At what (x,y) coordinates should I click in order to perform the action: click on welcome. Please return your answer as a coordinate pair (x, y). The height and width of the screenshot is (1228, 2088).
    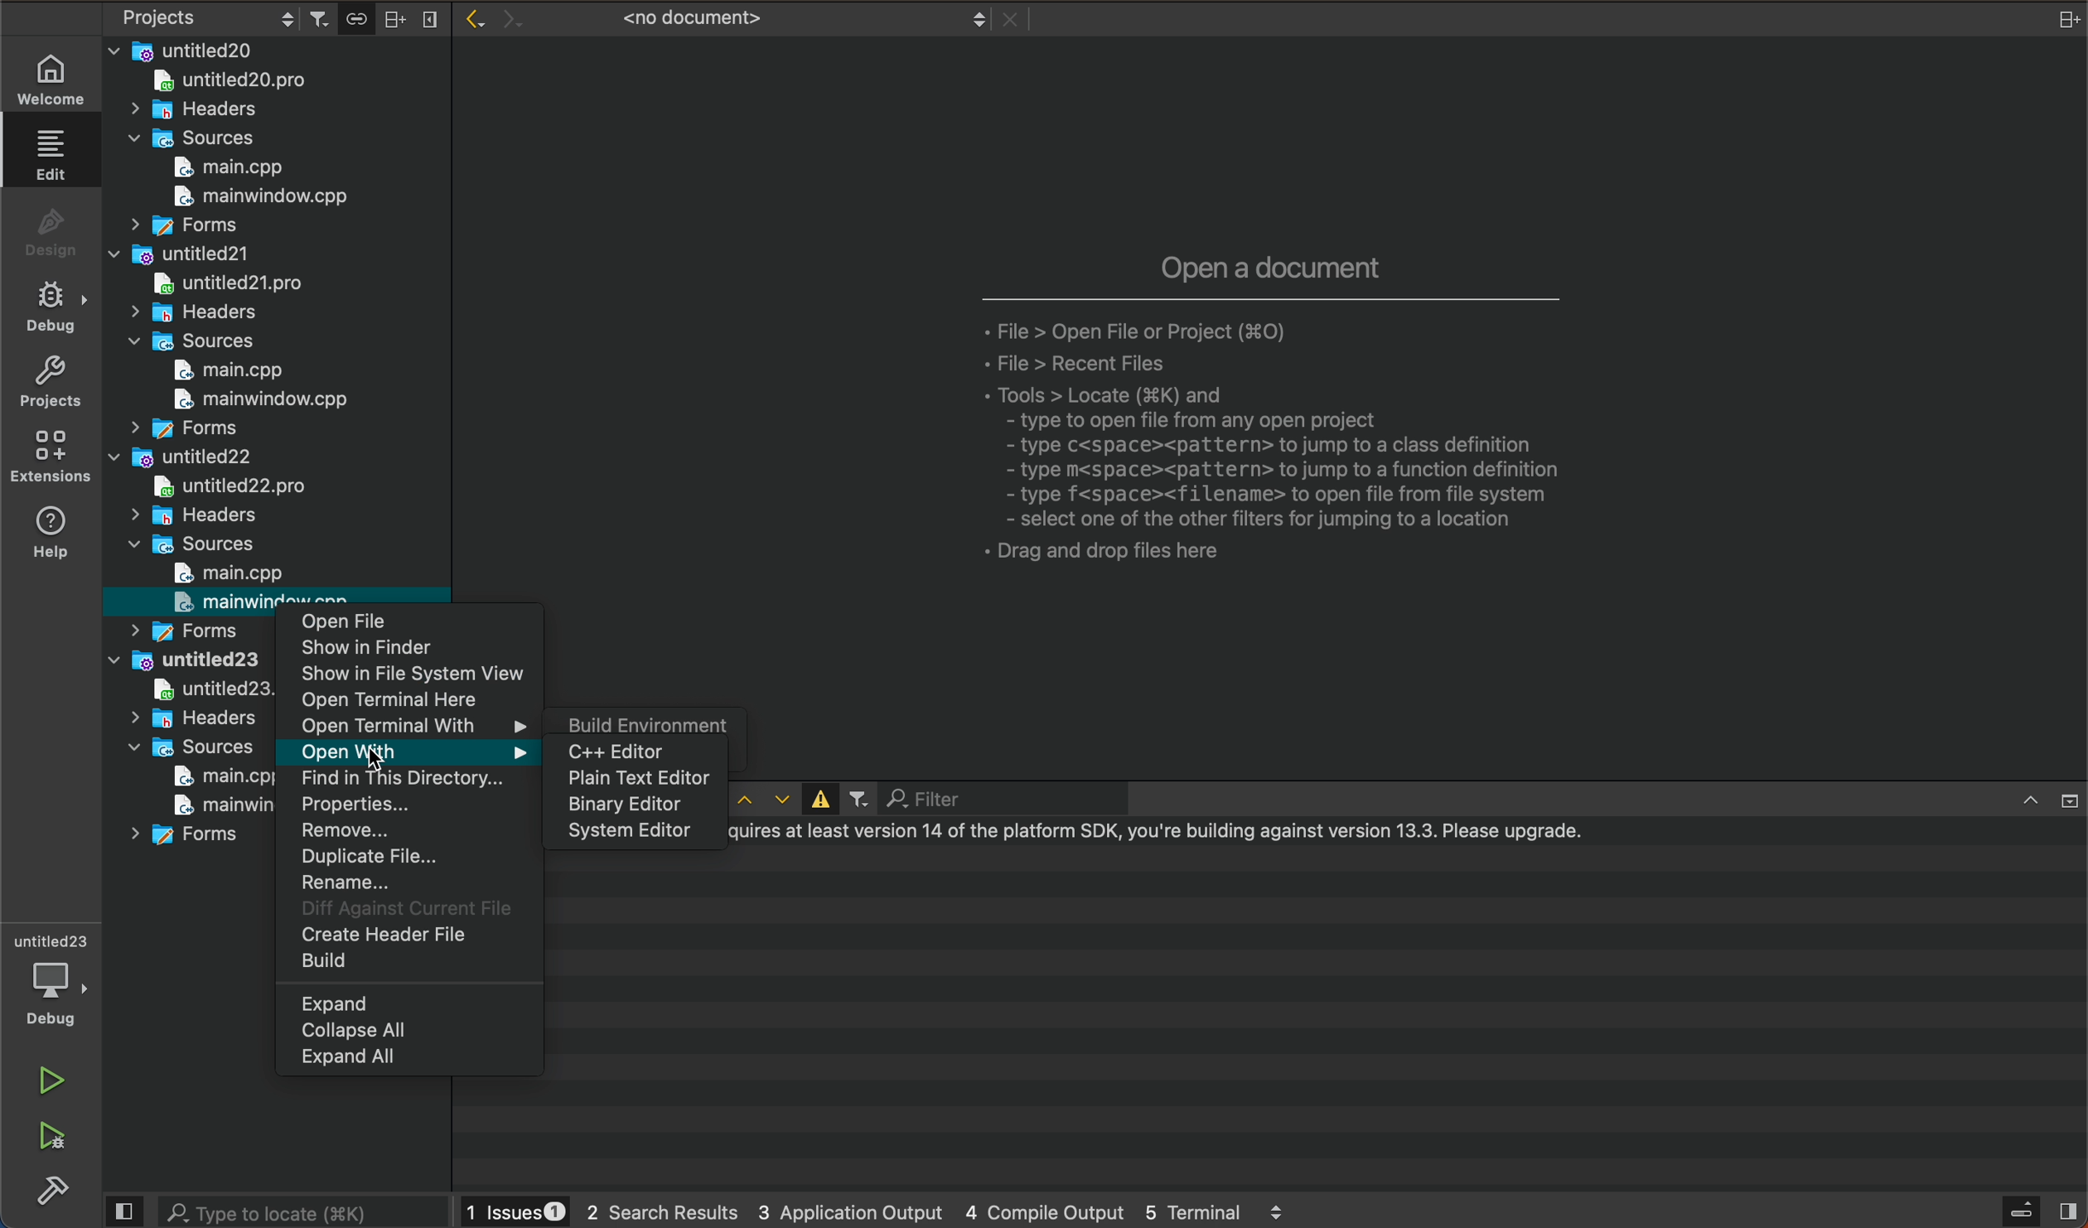
    Looking at the image, I should click on (50, 75).